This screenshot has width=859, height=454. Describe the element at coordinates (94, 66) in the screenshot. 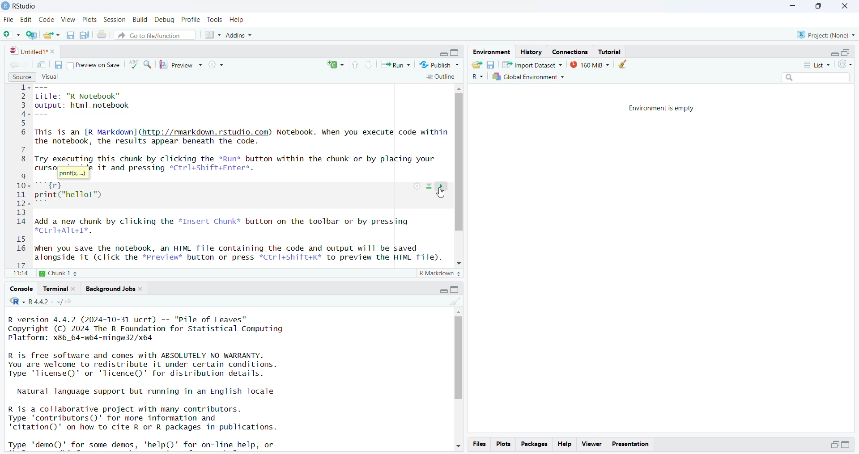

I see `preview on save` at that location.